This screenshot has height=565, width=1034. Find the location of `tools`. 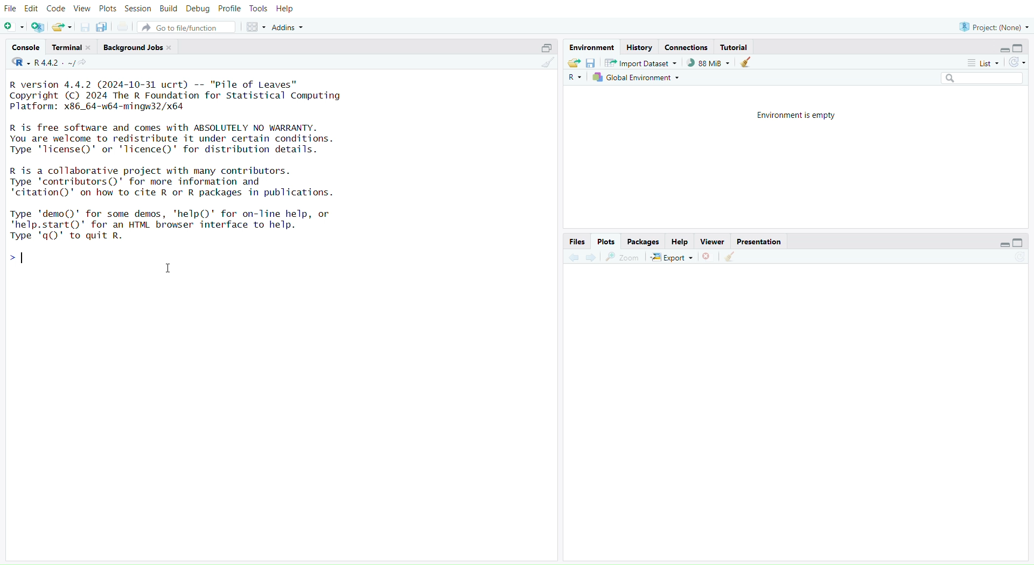

tools is located at coordinates (258, 9).